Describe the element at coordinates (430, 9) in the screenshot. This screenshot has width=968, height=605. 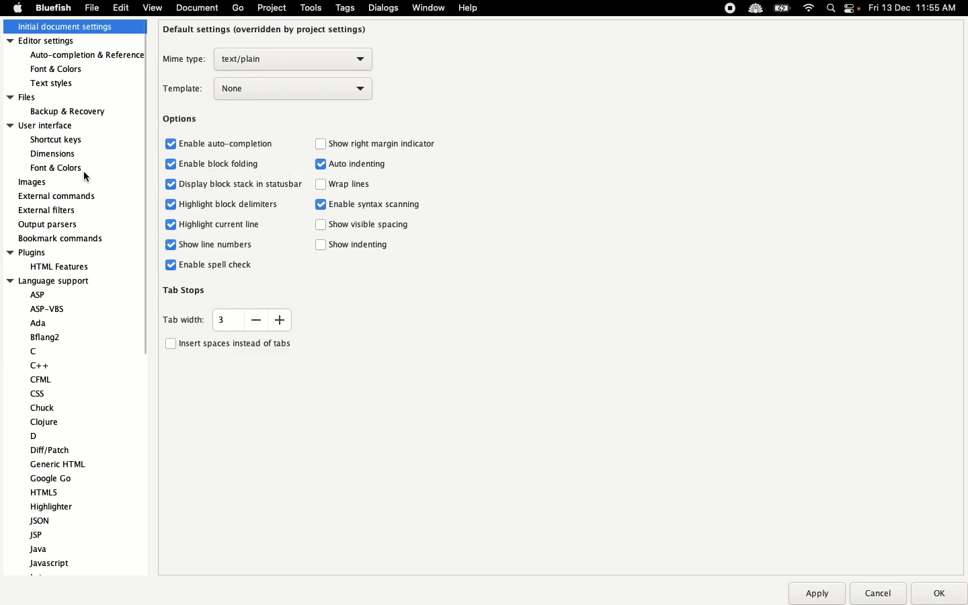
I see `Window` at that location.